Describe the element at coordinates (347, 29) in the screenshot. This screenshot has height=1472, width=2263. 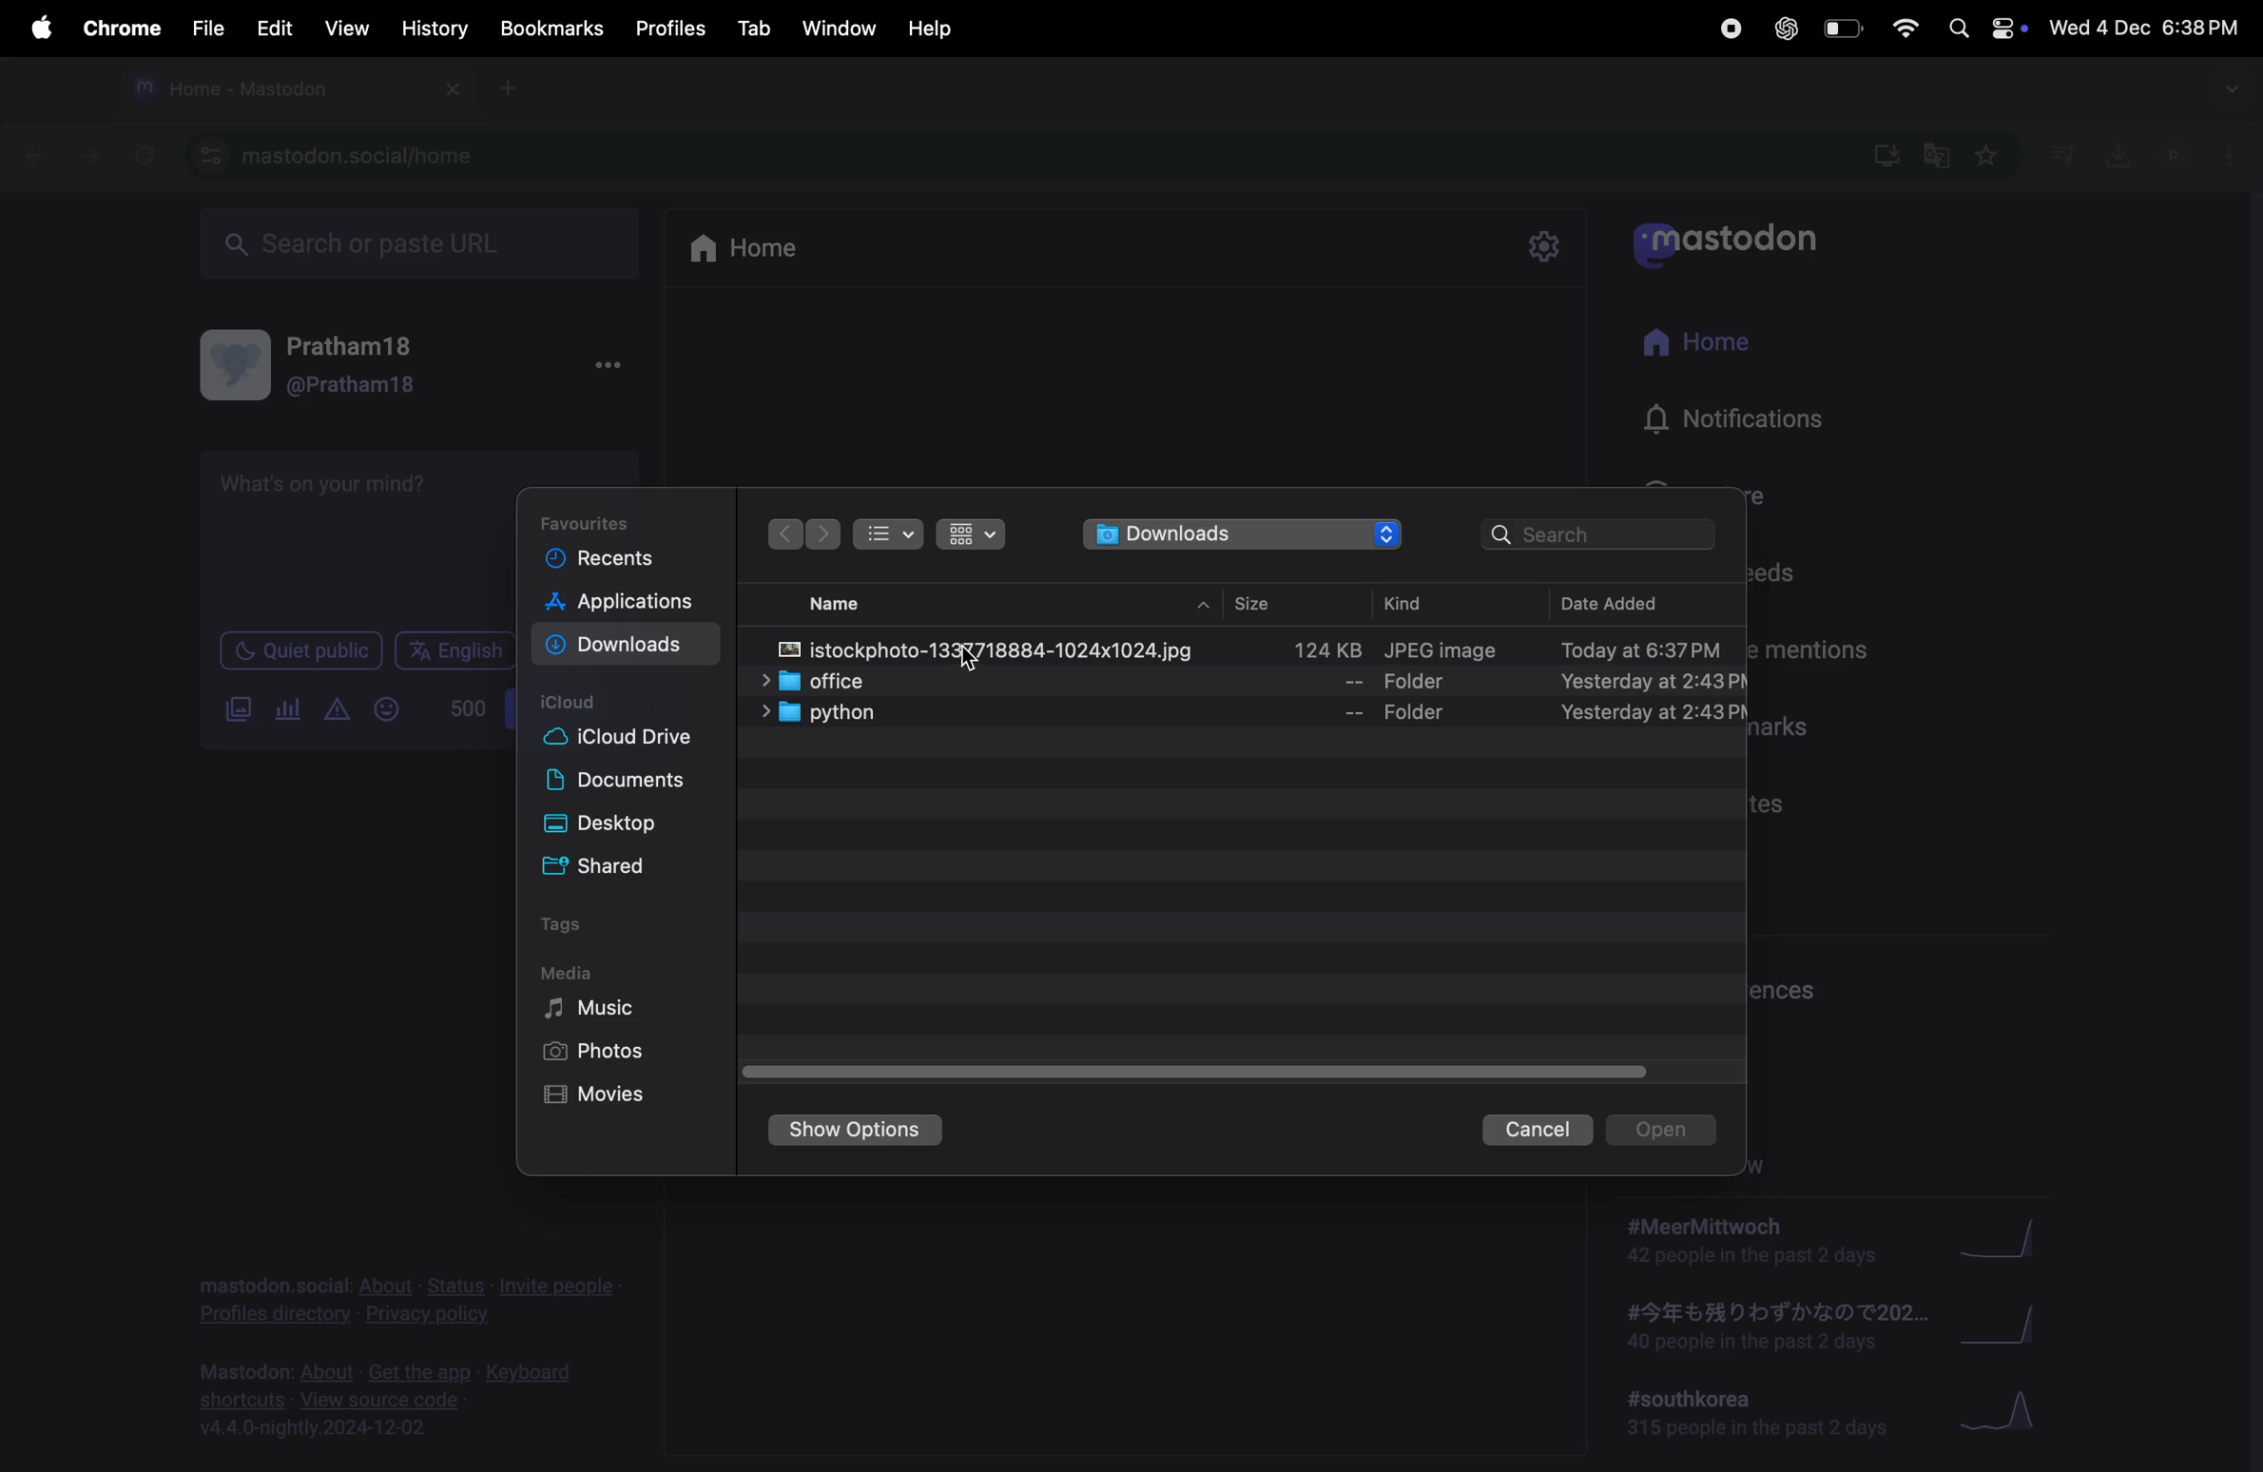
I see `view` at that location.